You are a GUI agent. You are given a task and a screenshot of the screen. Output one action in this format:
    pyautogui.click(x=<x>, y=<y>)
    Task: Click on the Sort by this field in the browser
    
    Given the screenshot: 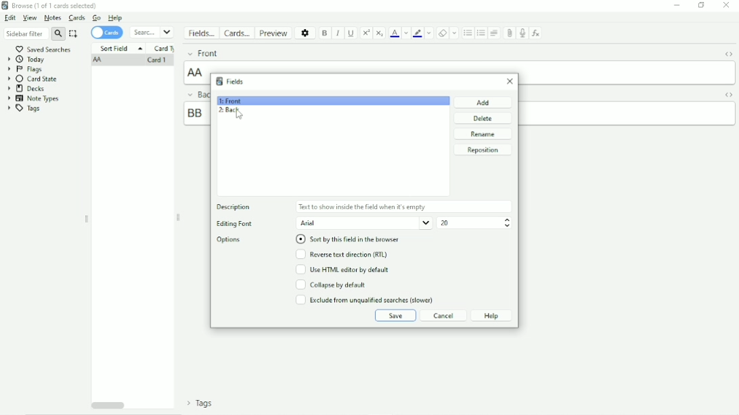 What is the action you would take?
    pyautogui.click(x=349, y=239)
    